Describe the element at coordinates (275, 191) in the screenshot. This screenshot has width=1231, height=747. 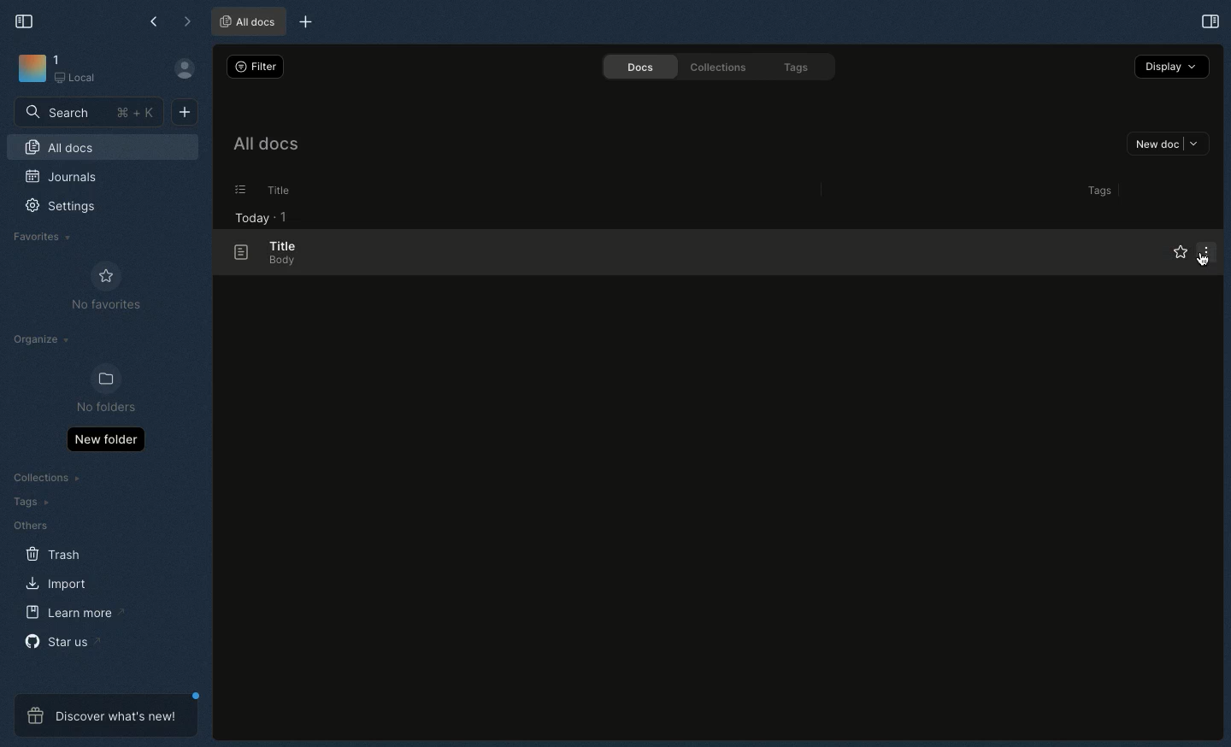
I see `Title` at that location.